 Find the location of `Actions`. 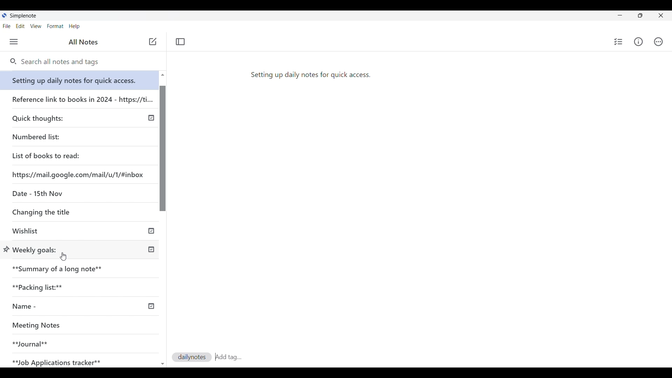

Actions is located at coordinates (658, 41).